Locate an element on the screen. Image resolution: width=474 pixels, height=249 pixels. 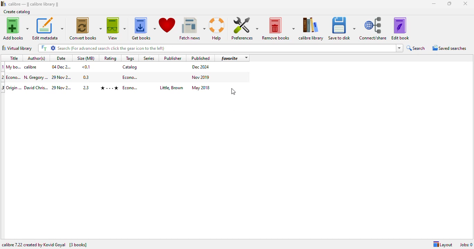
size is located at coordinates (87, 87).